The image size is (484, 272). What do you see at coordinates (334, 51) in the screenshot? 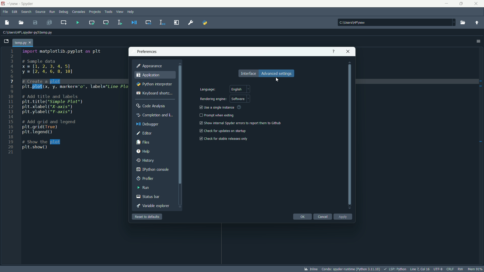
I see `get help` at bounding box center [334, 51].